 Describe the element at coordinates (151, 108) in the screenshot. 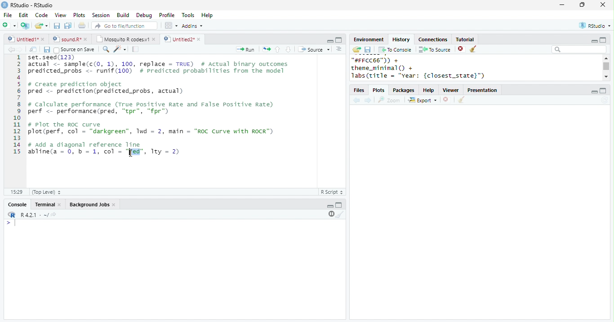

I see `# calculate performance (True Positive Rate and False Positive Rate)
perf <- performance(pred, “tpr", “fpr")` at that location.